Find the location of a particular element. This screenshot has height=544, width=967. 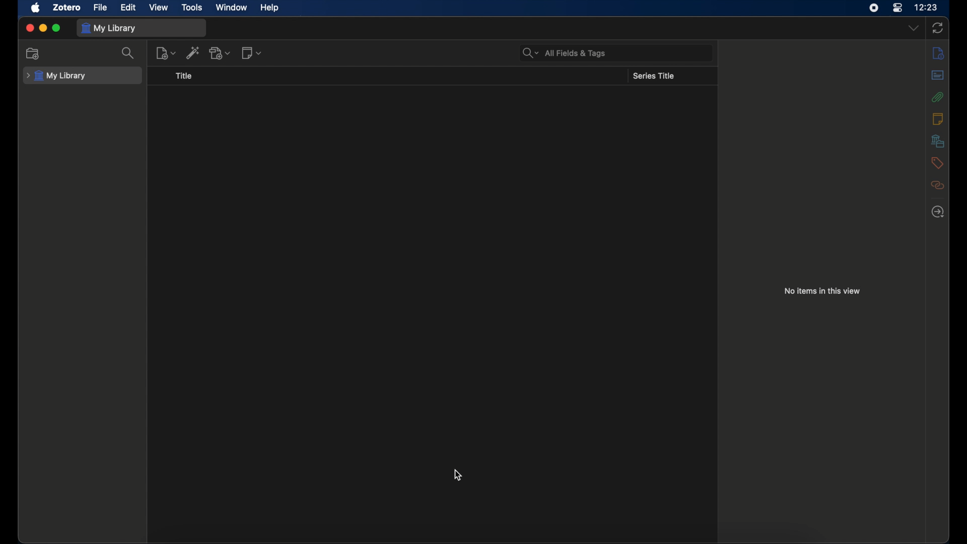

add attachments is located at coordinates (221, 53).